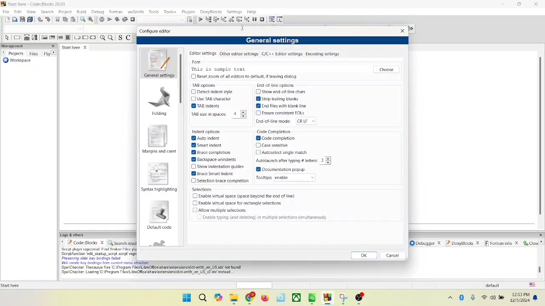 The image size is (545, 306). What do you see at coordinates (171, 11) in the screenshot?
I see `tools` at bounding box center [171, 11].